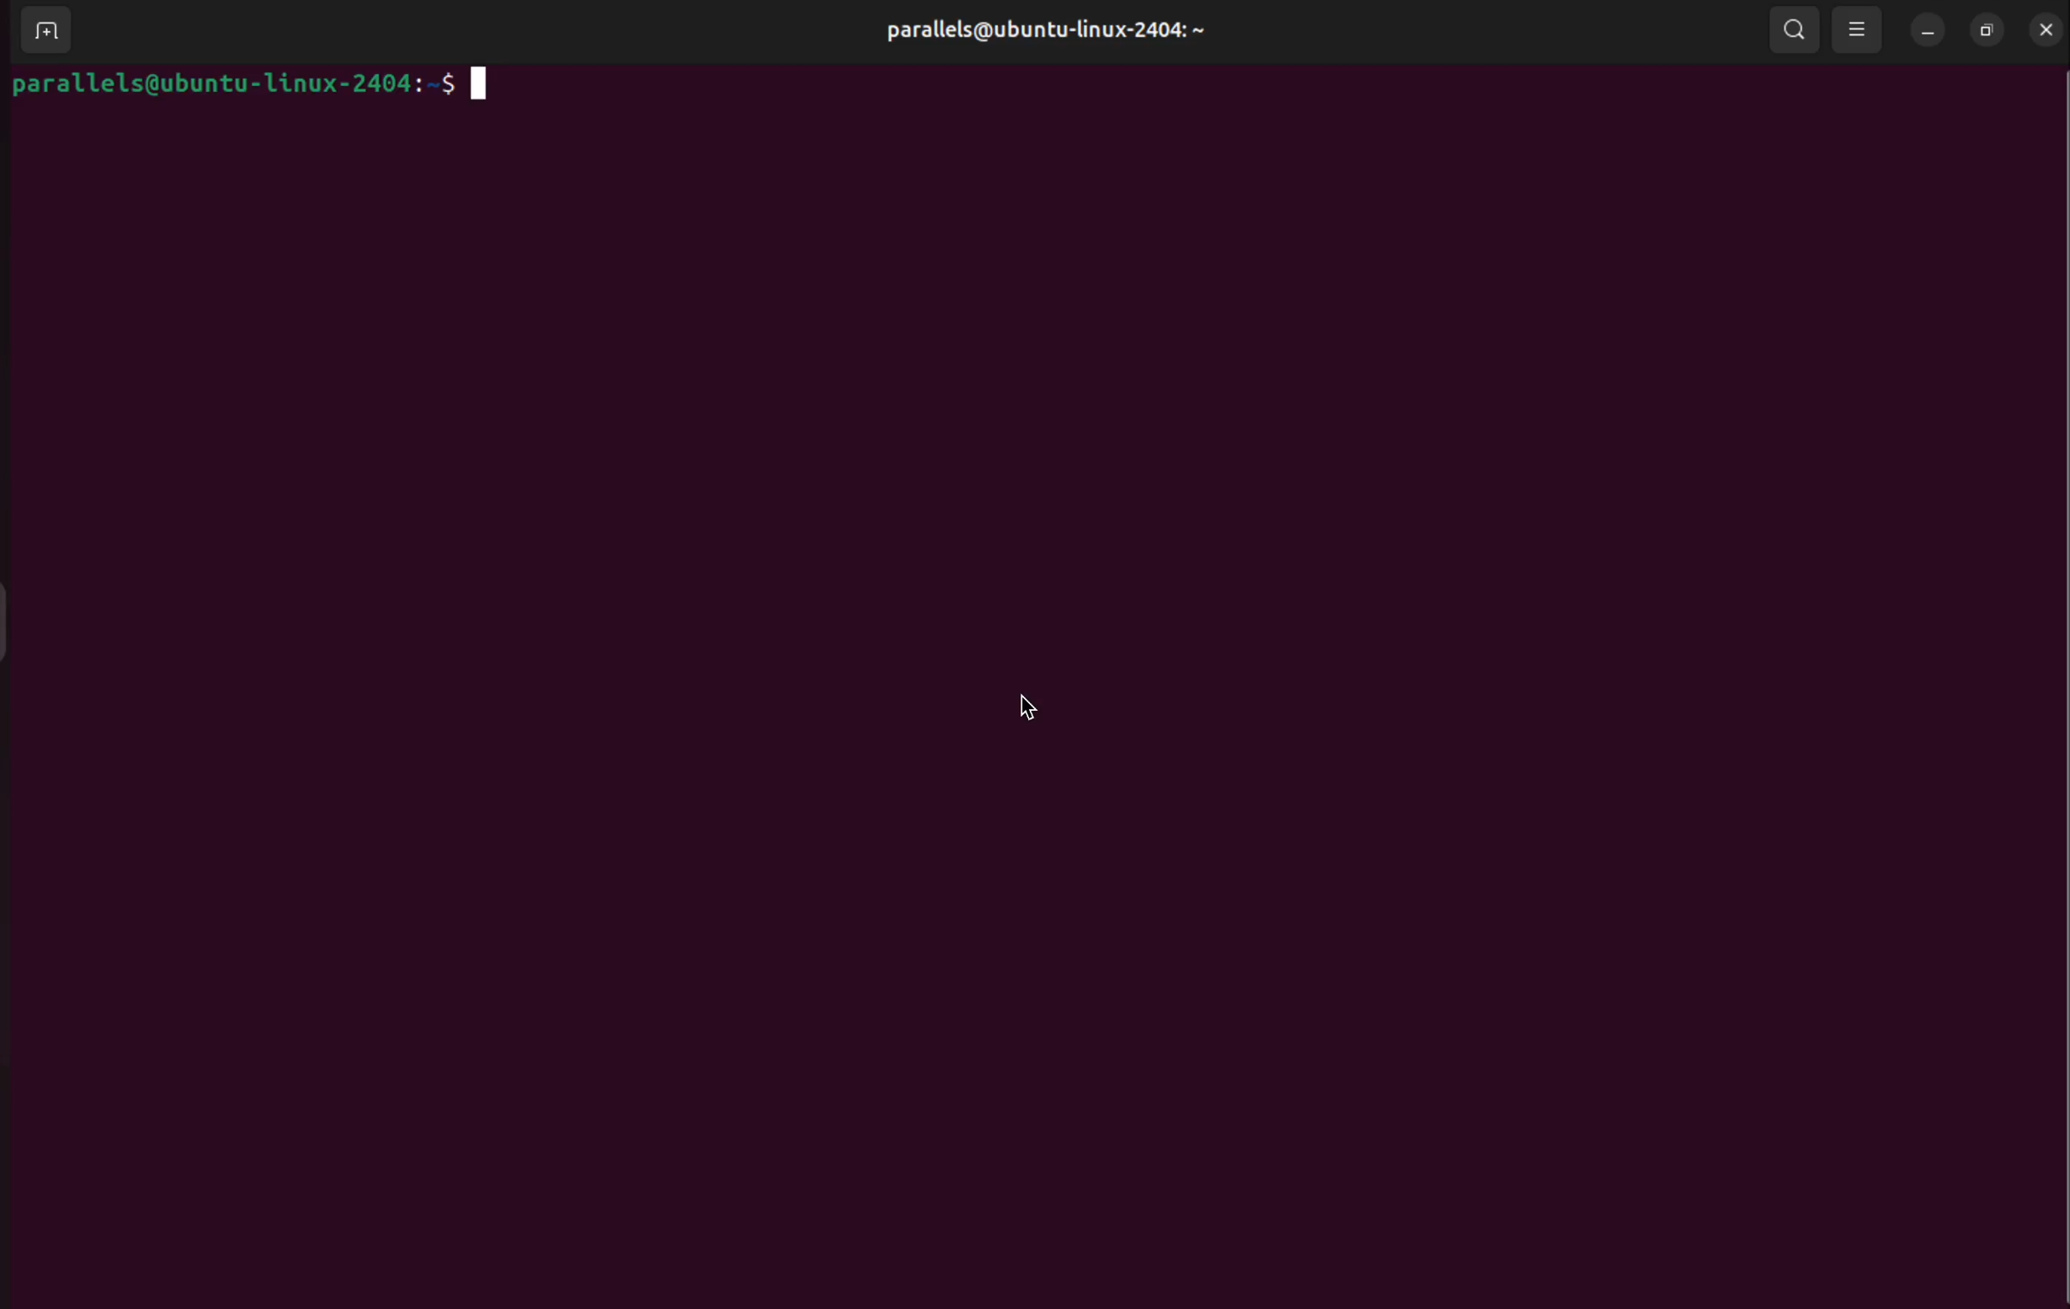 The width and height of the screenshot is (2070, 1309). I want to click on minimize, so click(1928, 31).